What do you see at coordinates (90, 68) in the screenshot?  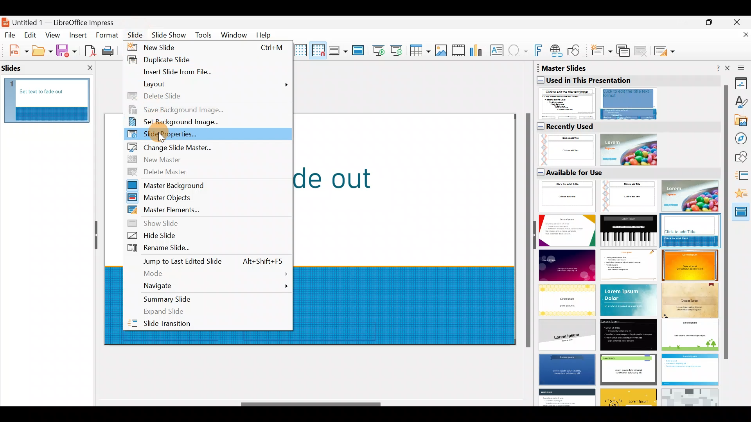 I see `close slide` at bounding box center [90, 68].